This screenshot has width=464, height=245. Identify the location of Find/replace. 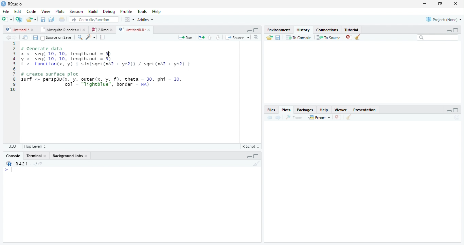
(79, 37).